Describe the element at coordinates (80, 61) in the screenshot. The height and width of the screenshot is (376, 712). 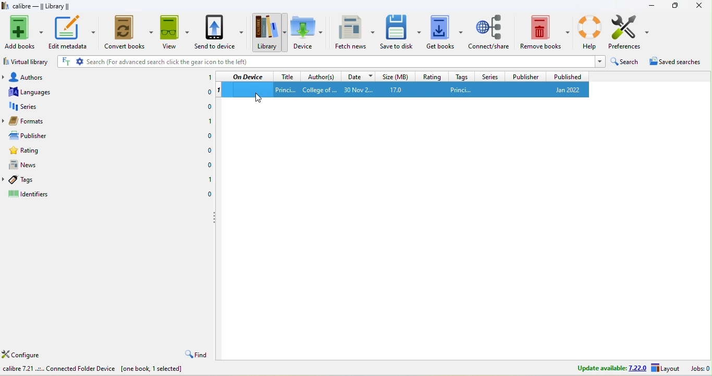
I see `settings` at that location.